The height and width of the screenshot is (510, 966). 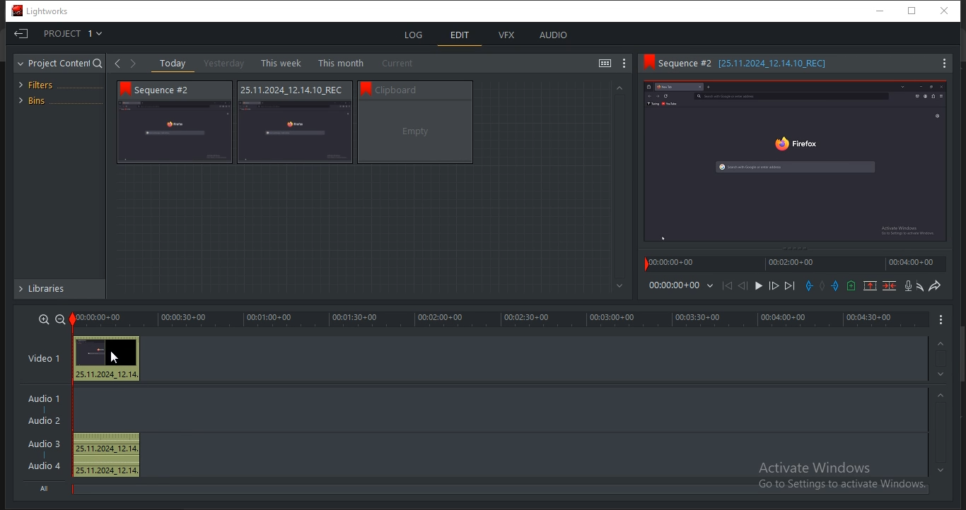 What do you see at coordinates (173, 64) in the screenshot?
I see `today` at bounding box center [173, 64].